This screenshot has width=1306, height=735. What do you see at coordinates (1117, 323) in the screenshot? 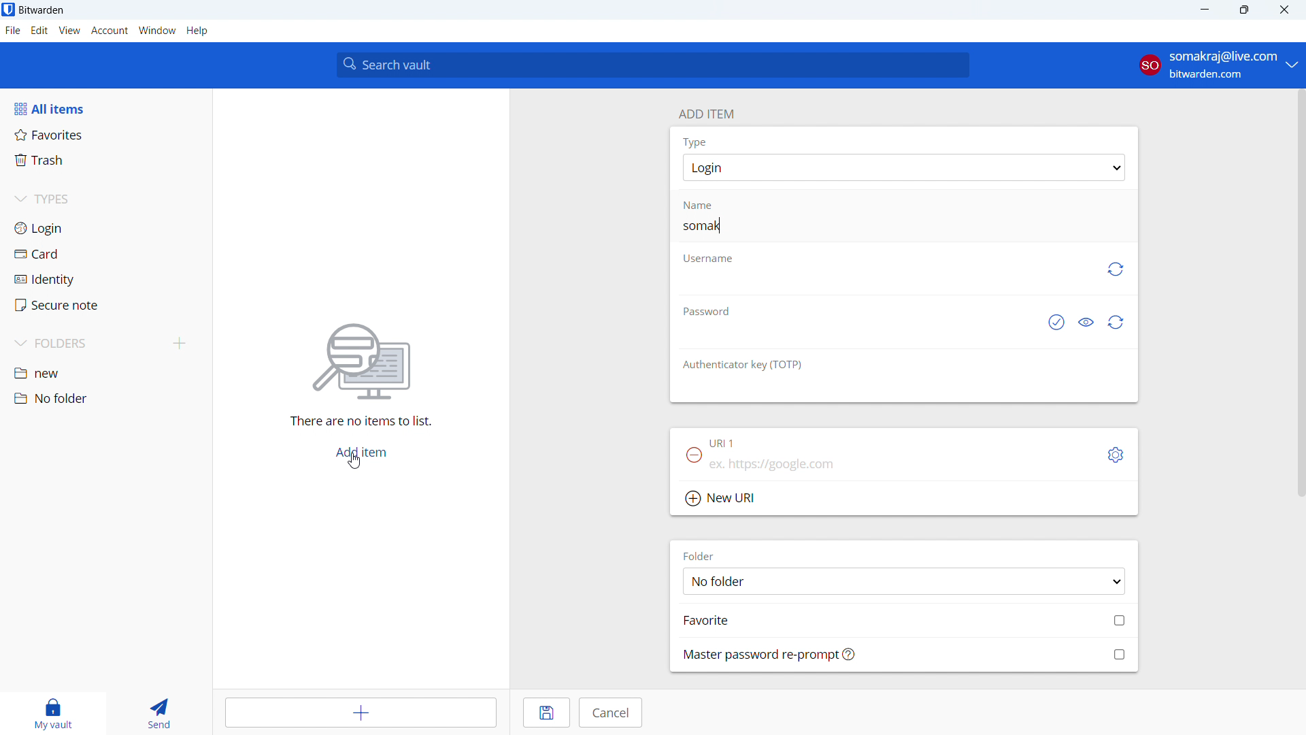
I see `generate password` at bounding box center [1117, 323].